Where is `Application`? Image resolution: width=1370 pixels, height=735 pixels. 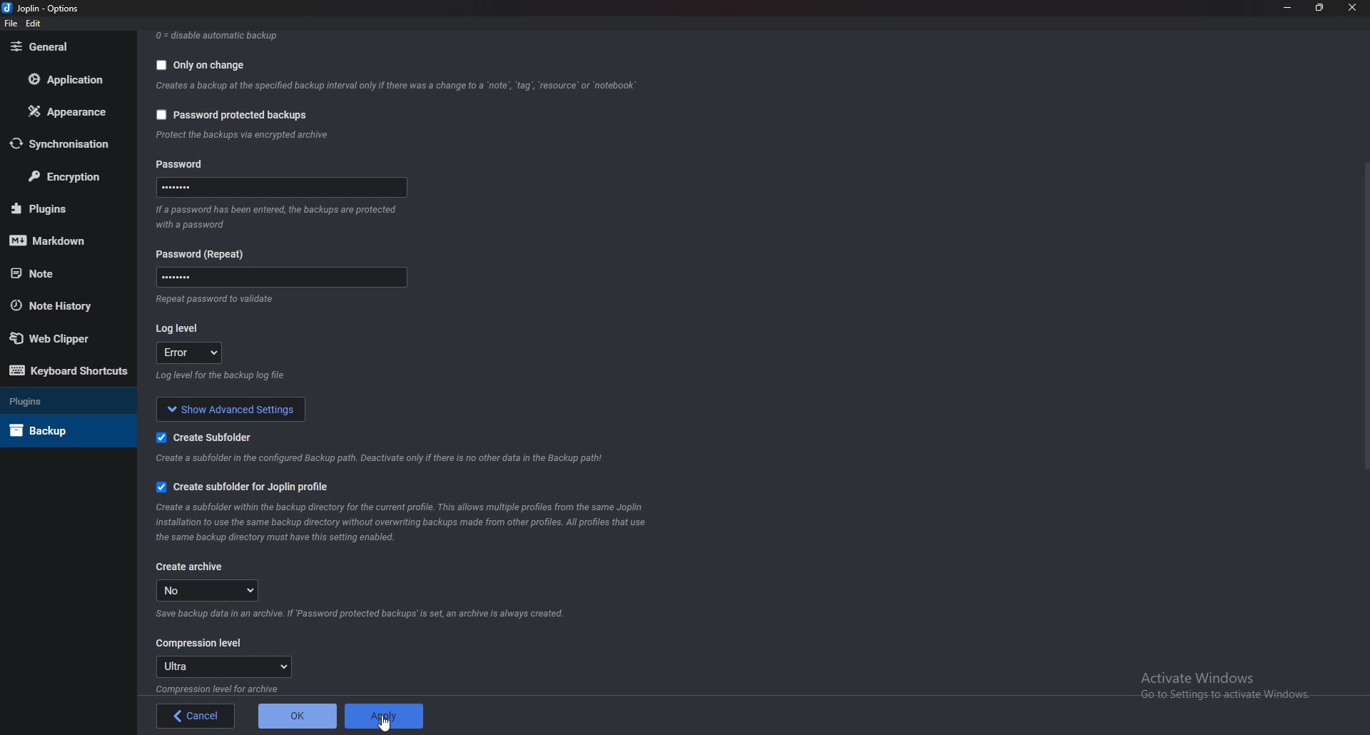 Application is located at coordinates (68, 78).